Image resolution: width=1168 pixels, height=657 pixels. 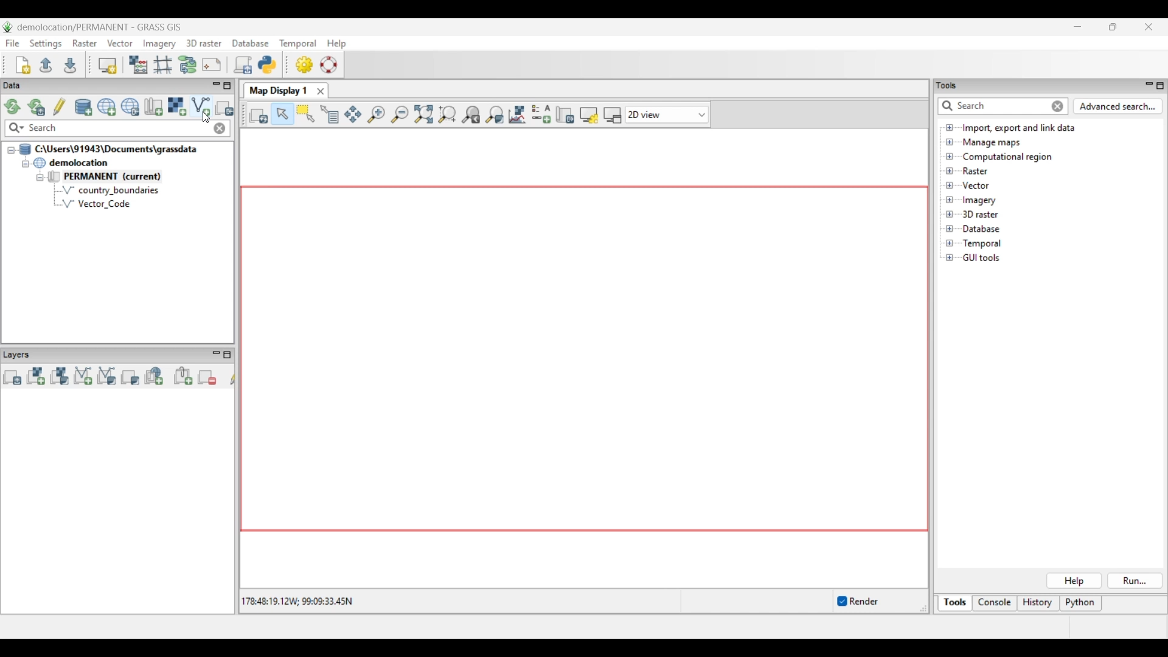 I want to click on Minimize, so click(x=1077, y=27).